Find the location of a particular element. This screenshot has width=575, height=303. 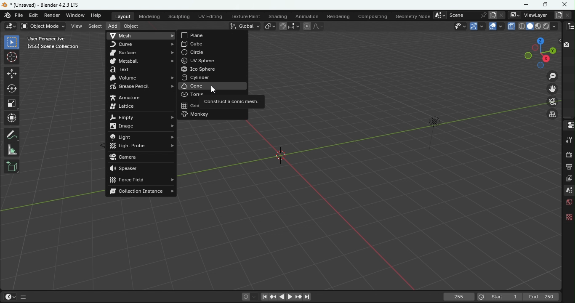

Tool is located at coordinates (569, 139).